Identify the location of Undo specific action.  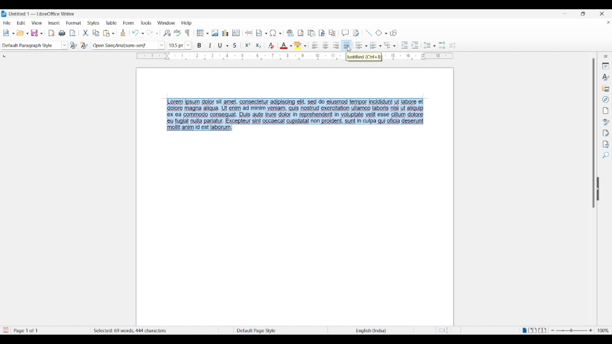
(142, 33).